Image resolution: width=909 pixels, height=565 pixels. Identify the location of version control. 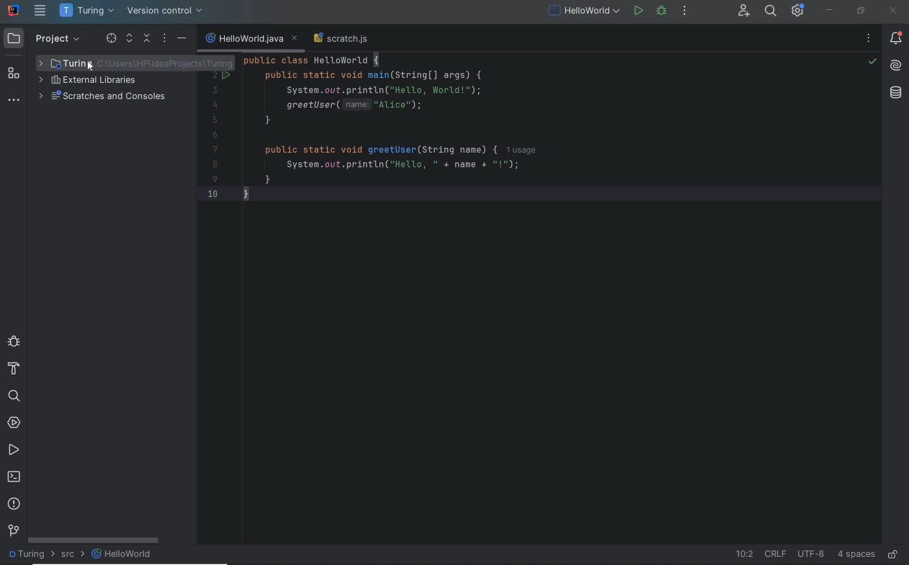
(12, 531).